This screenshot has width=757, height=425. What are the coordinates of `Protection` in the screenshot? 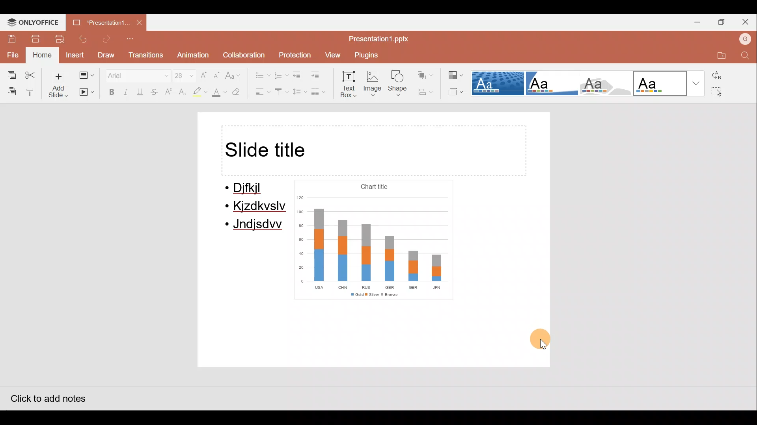 It's located at (295, 54).